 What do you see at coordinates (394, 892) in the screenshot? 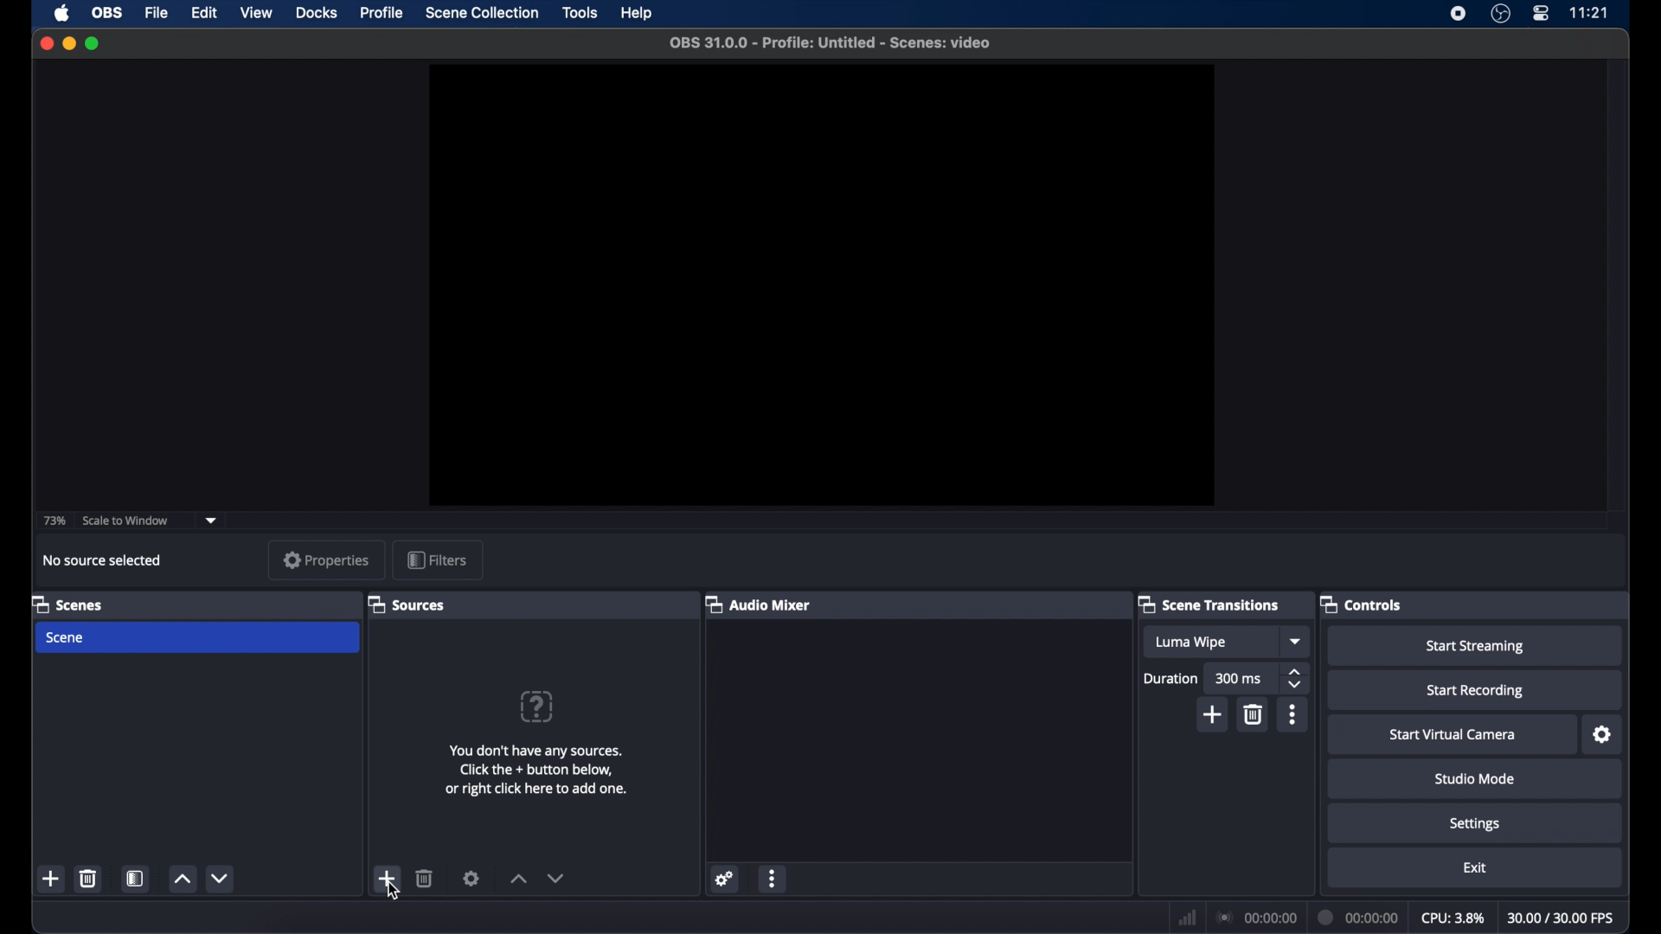
I see `cursor` at bounding box center [394, 892].